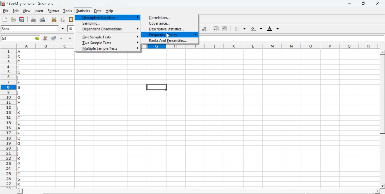 The width and height of the screenshot is (385, 194). I want to click on increase indent, so click(224, 29).